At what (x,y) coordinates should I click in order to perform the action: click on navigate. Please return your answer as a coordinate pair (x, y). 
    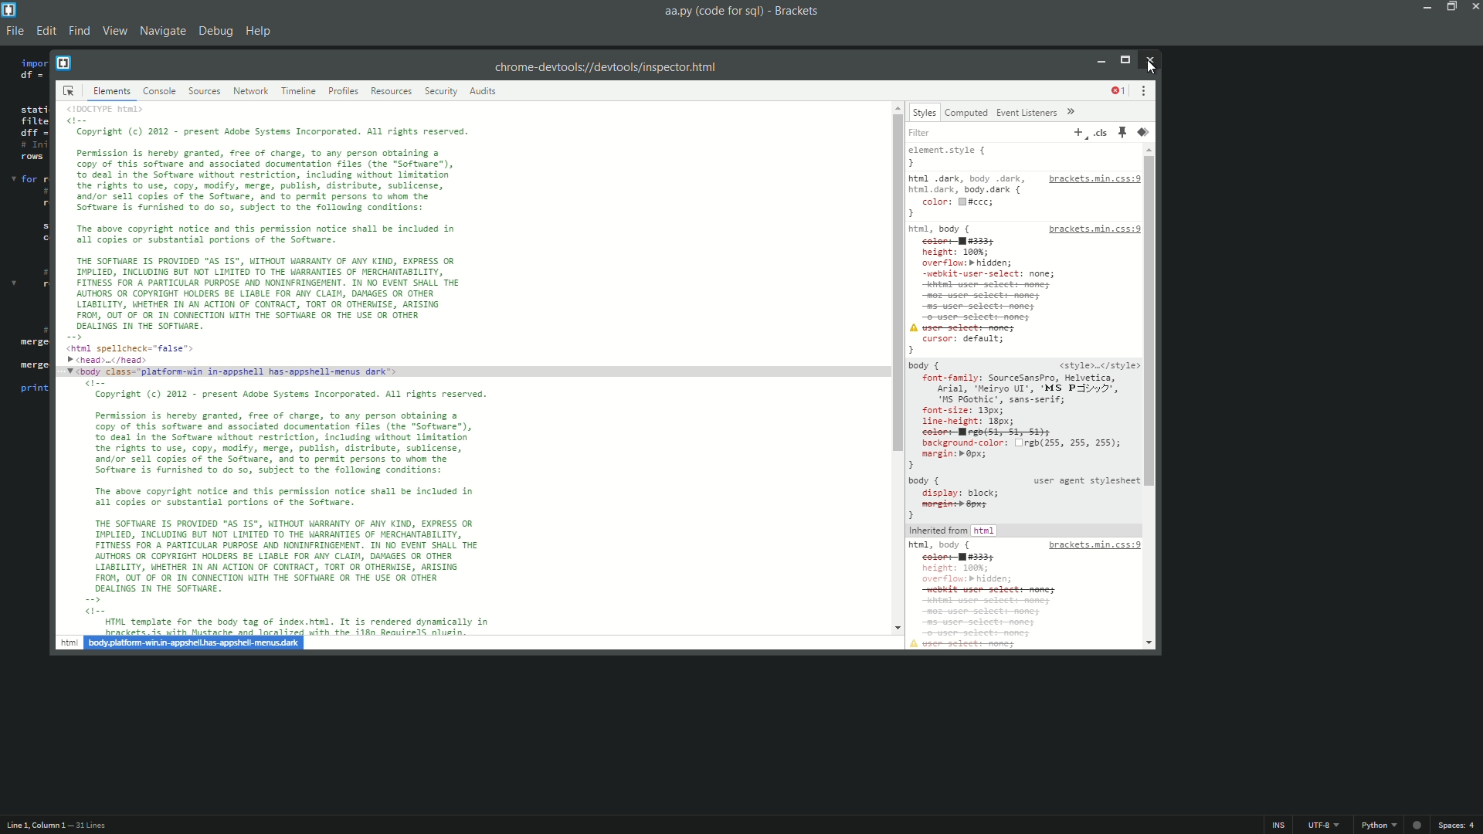
    Looking at the image, I should click on (164, 32).